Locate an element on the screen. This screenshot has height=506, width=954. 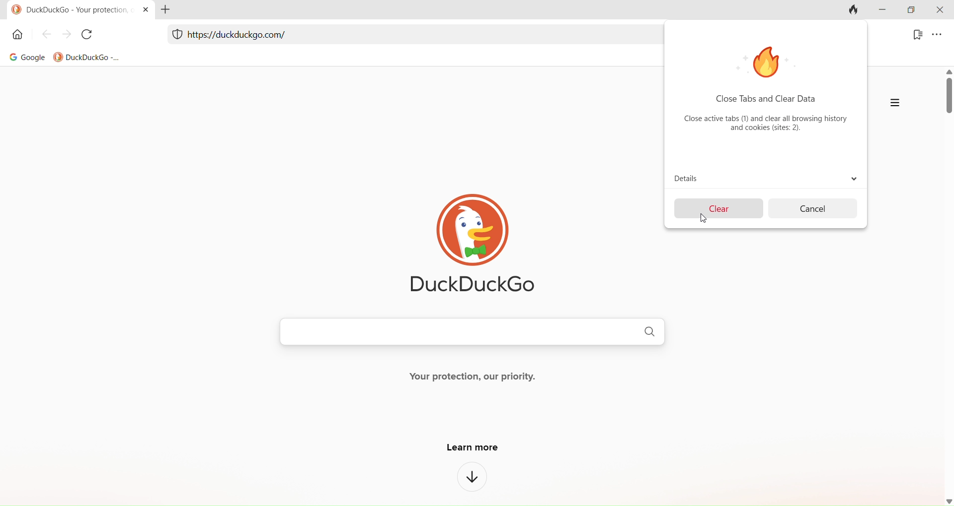
cursor is located at coordinates (704, 220).